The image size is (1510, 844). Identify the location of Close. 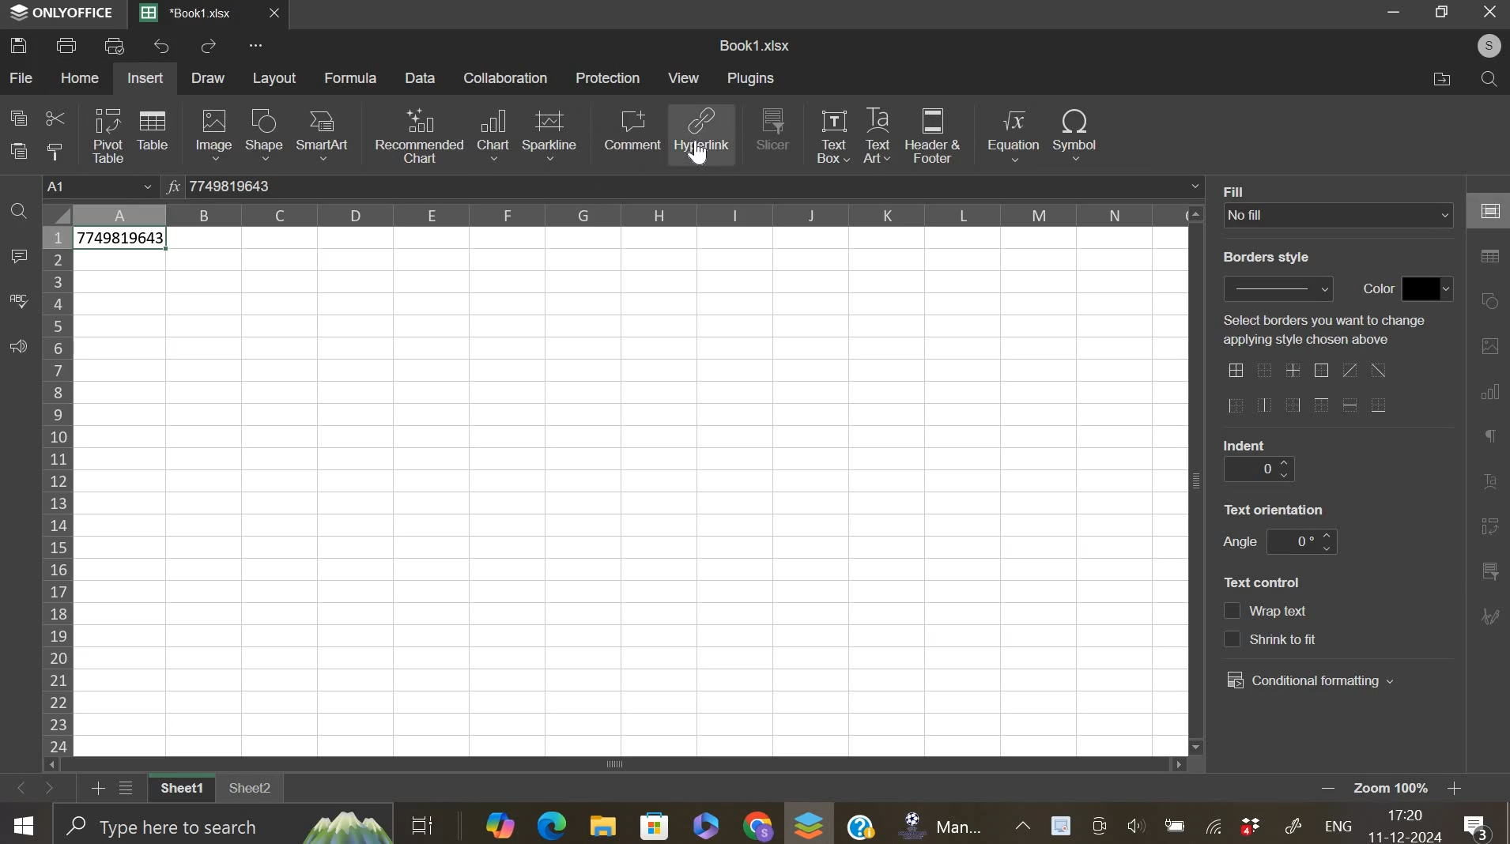
(1490, 13).